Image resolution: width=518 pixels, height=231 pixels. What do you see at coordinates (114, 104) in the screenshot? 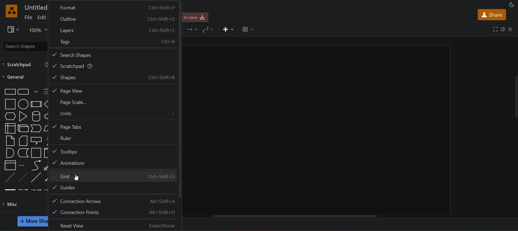
I see `page scale` at bounding box center [114, 104].